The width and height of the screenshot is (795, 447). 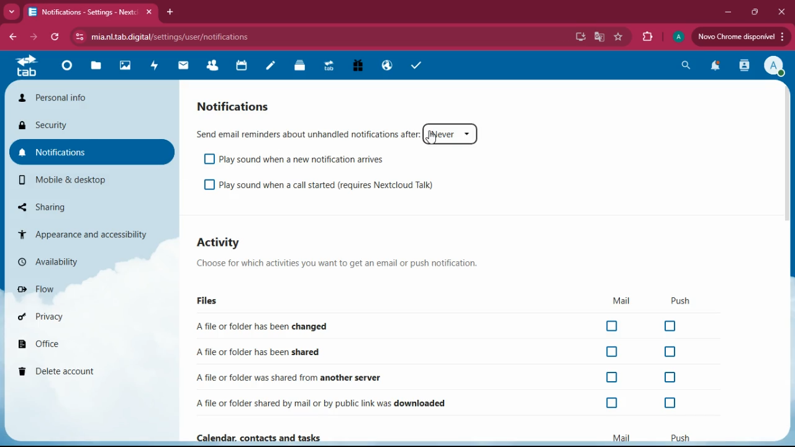 What do you see at coordinates (215, 66) in the screenshot?
I see `friends` at bounding box center [215, 66].